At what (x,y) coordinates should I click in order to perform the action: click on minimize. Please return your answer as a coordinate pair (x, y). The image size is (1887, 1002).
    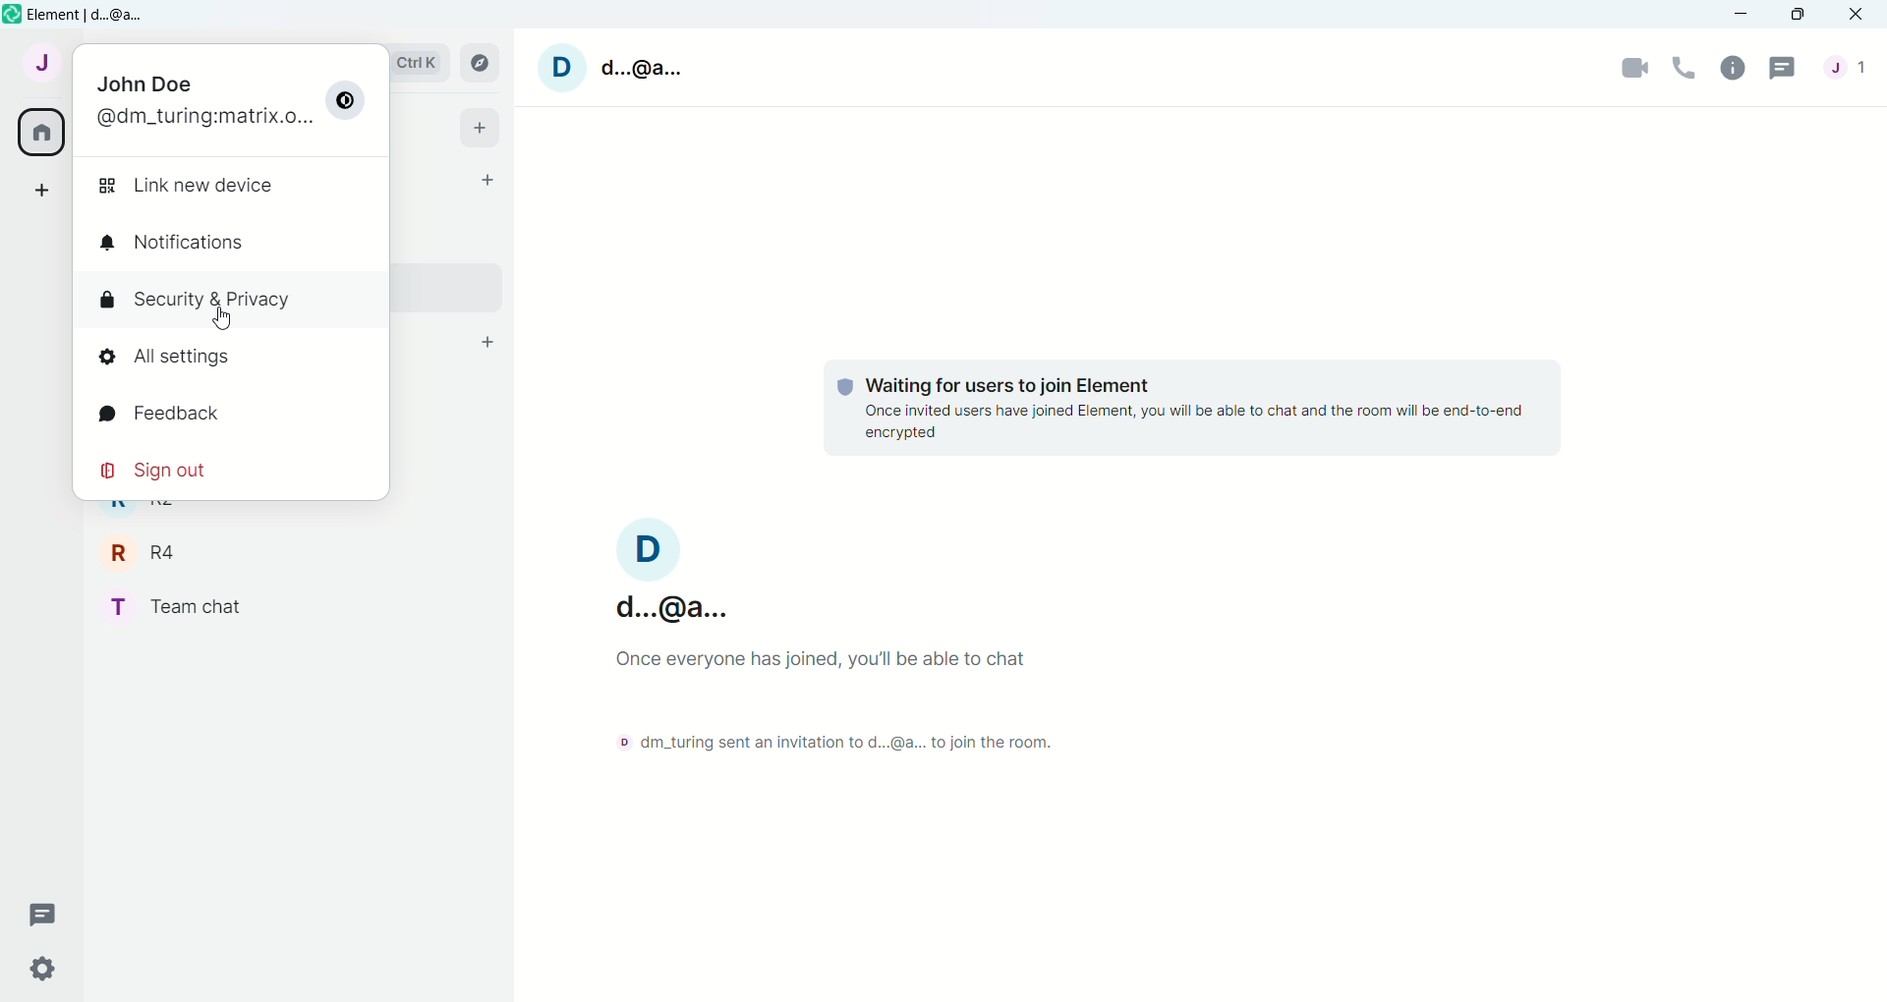
    Looking at the image, I should click on (1741, 14).